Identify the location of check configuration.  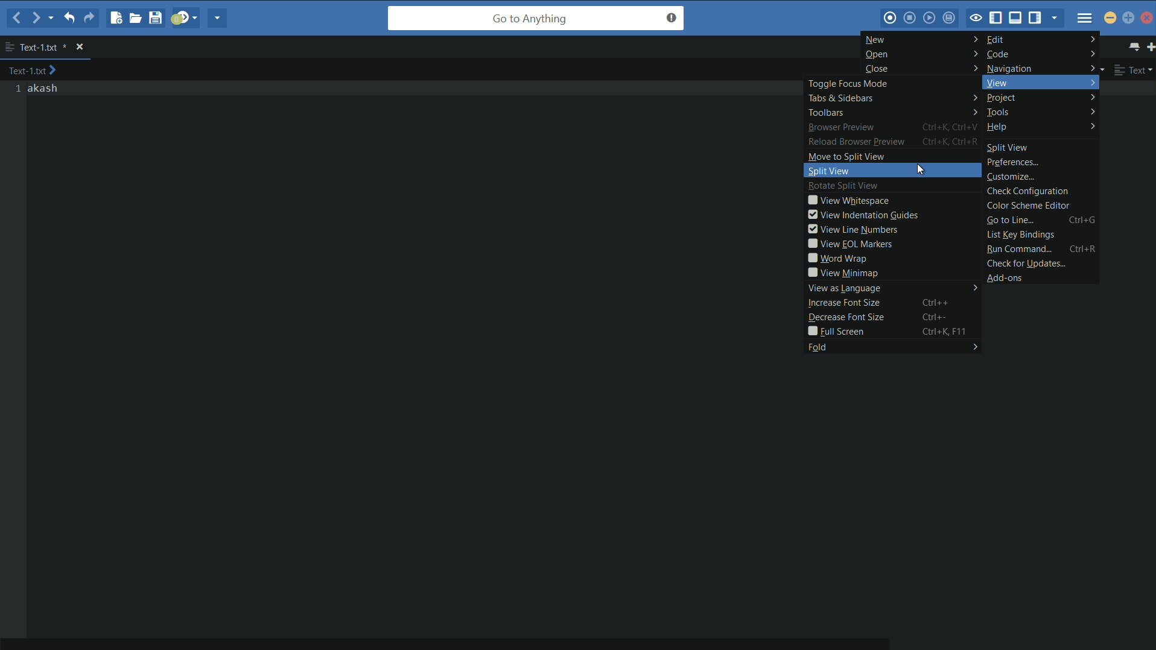
(1041, 191).